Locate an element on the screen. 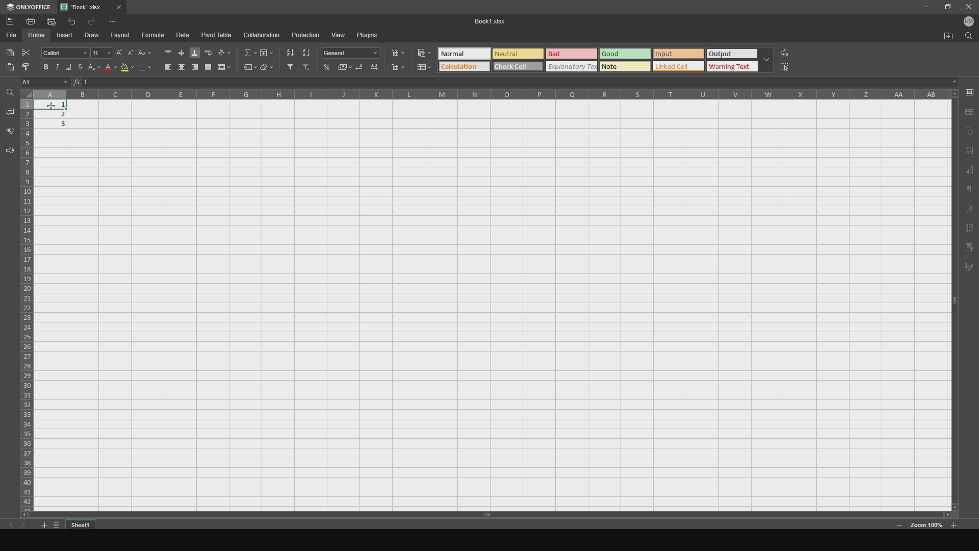 Image resolution: width=979 pixels, height=551 pixels. options is located at coordinates (119, 21).